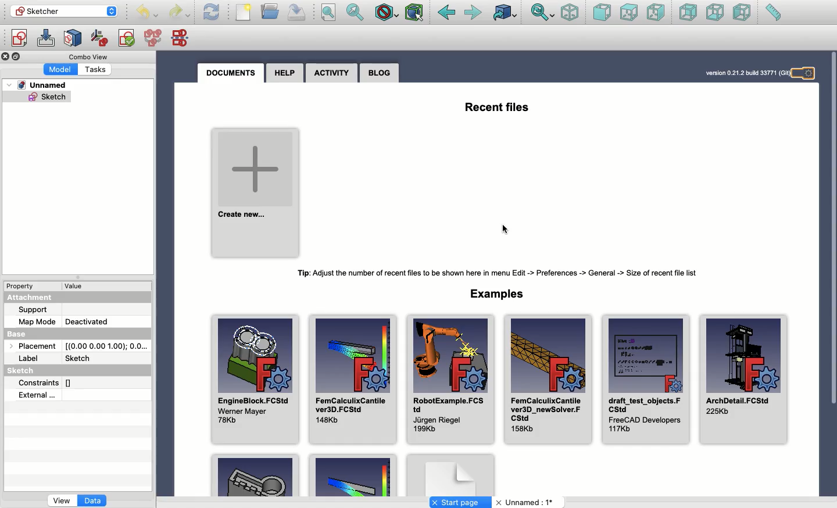 Image resolution: width=837 pixels, height=508 pixels. Describe the element at coordinates (332, 73) in the screenshot. I see `Activity ` at that location.